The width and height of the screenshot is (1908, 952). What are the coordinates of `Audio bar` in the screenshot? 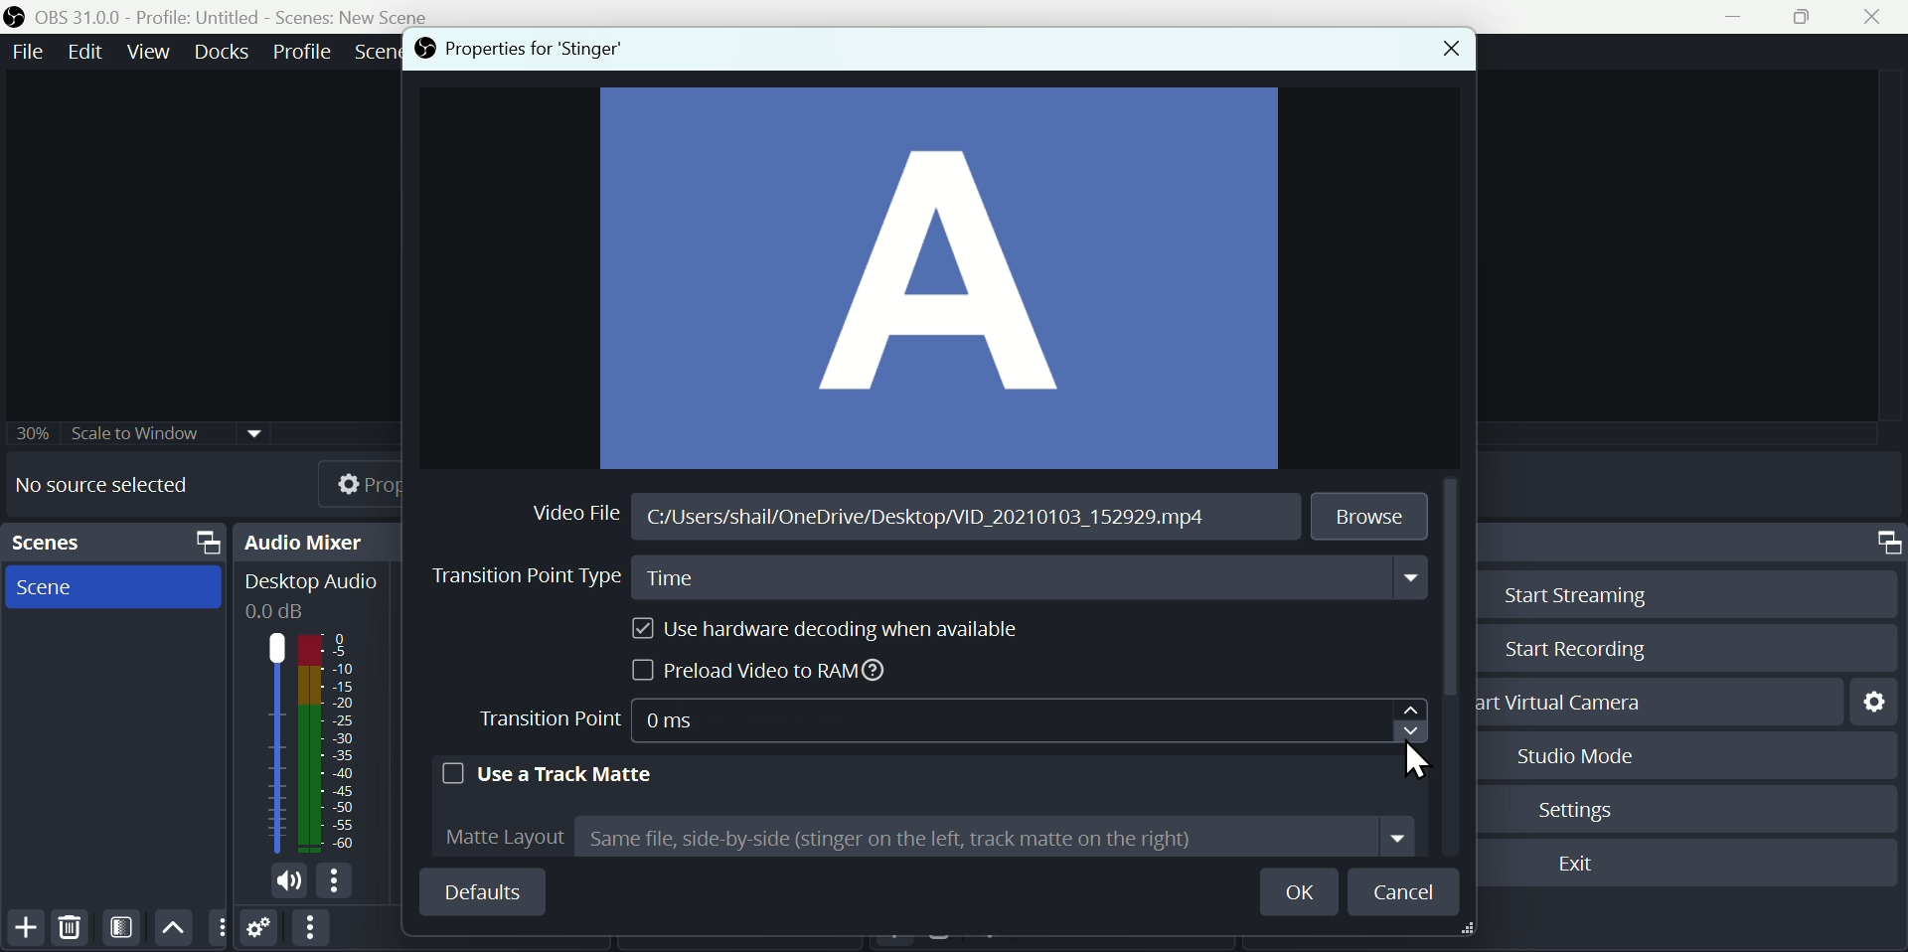 It's located at (308, 742).